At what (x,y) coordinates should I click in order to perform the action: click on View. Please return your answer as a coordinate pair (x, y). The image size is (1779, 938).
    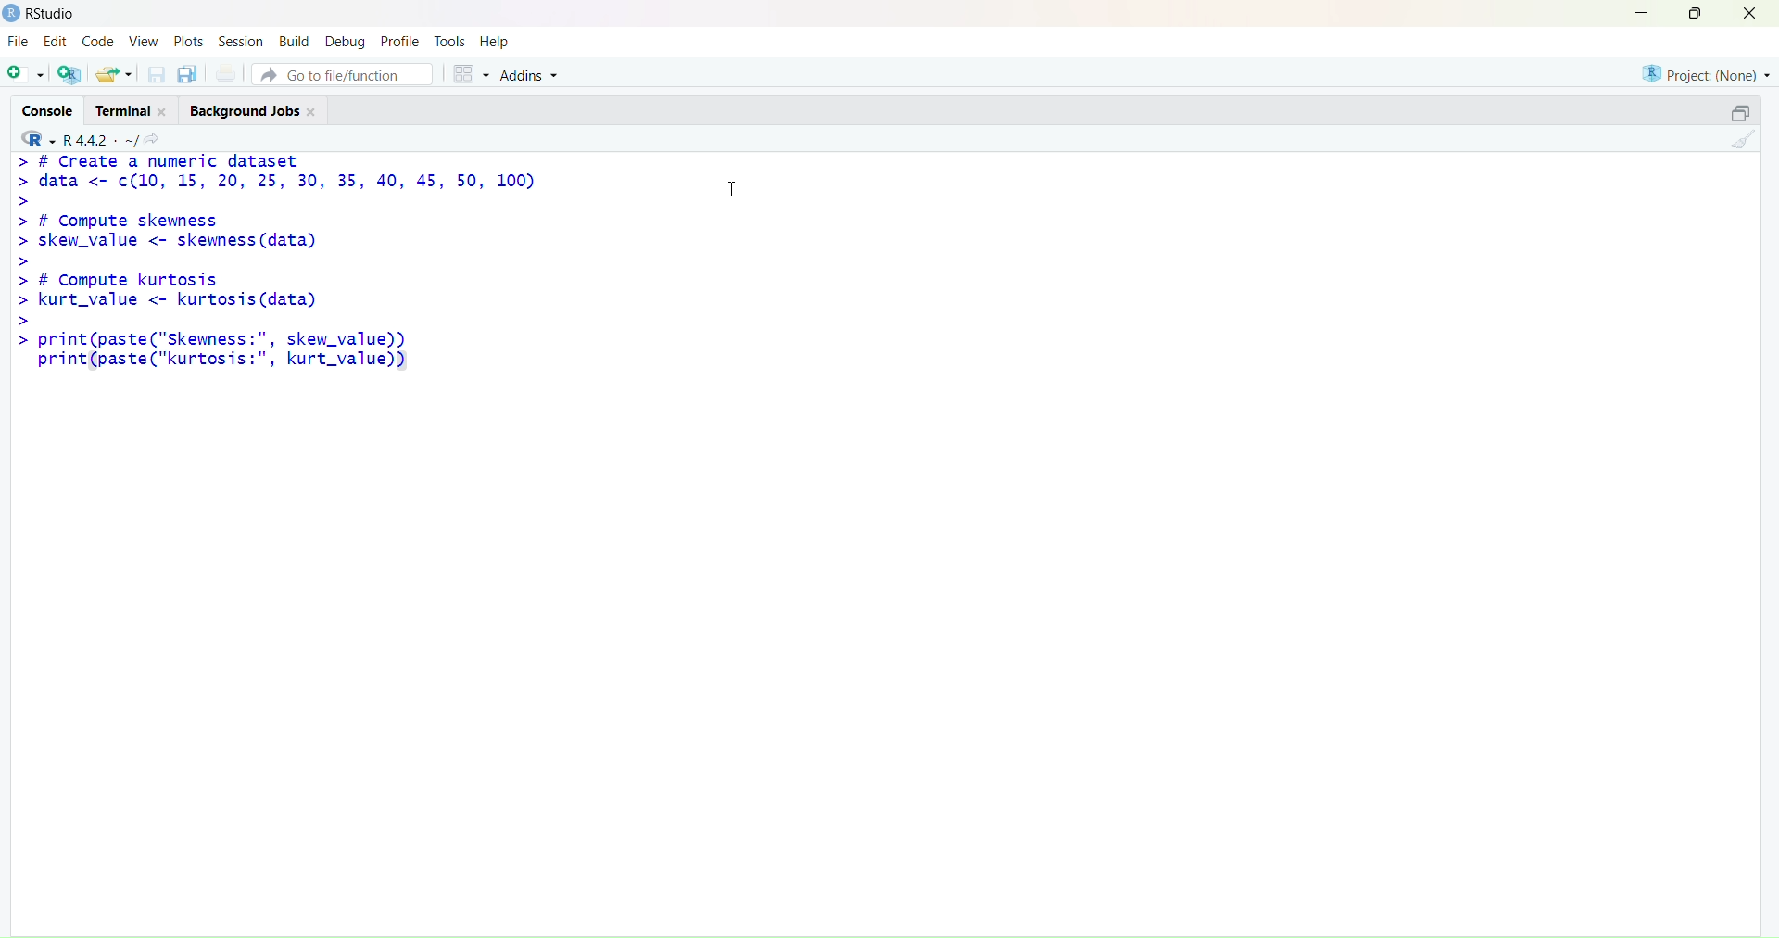
    Looking at the image, I should click on (142, 43).